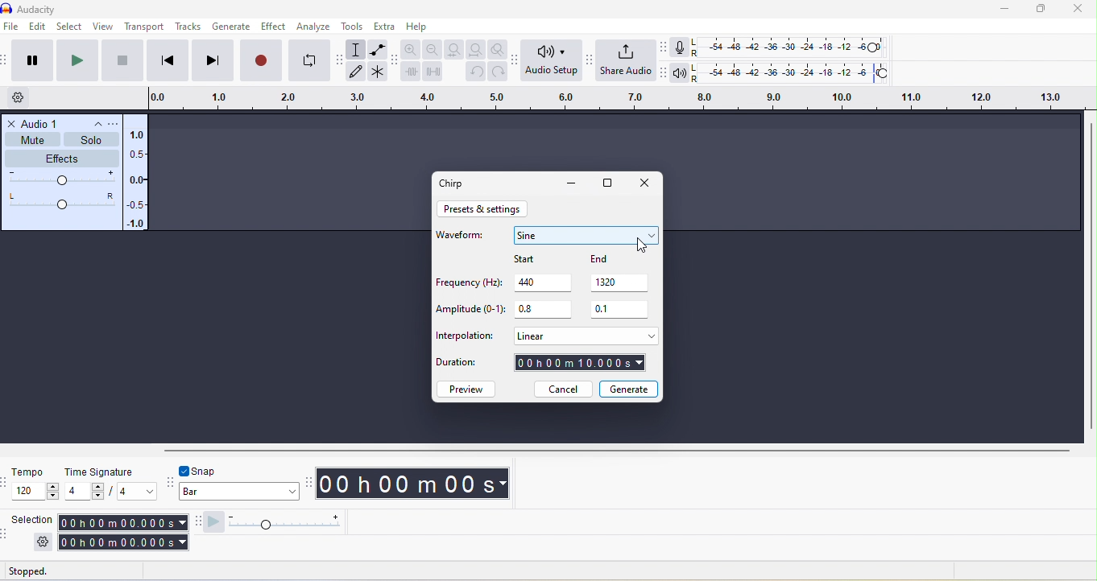  What do you see at coordinates (110, 492) in the screenshot?
I see `4/4` at bounding box center [110, 492].